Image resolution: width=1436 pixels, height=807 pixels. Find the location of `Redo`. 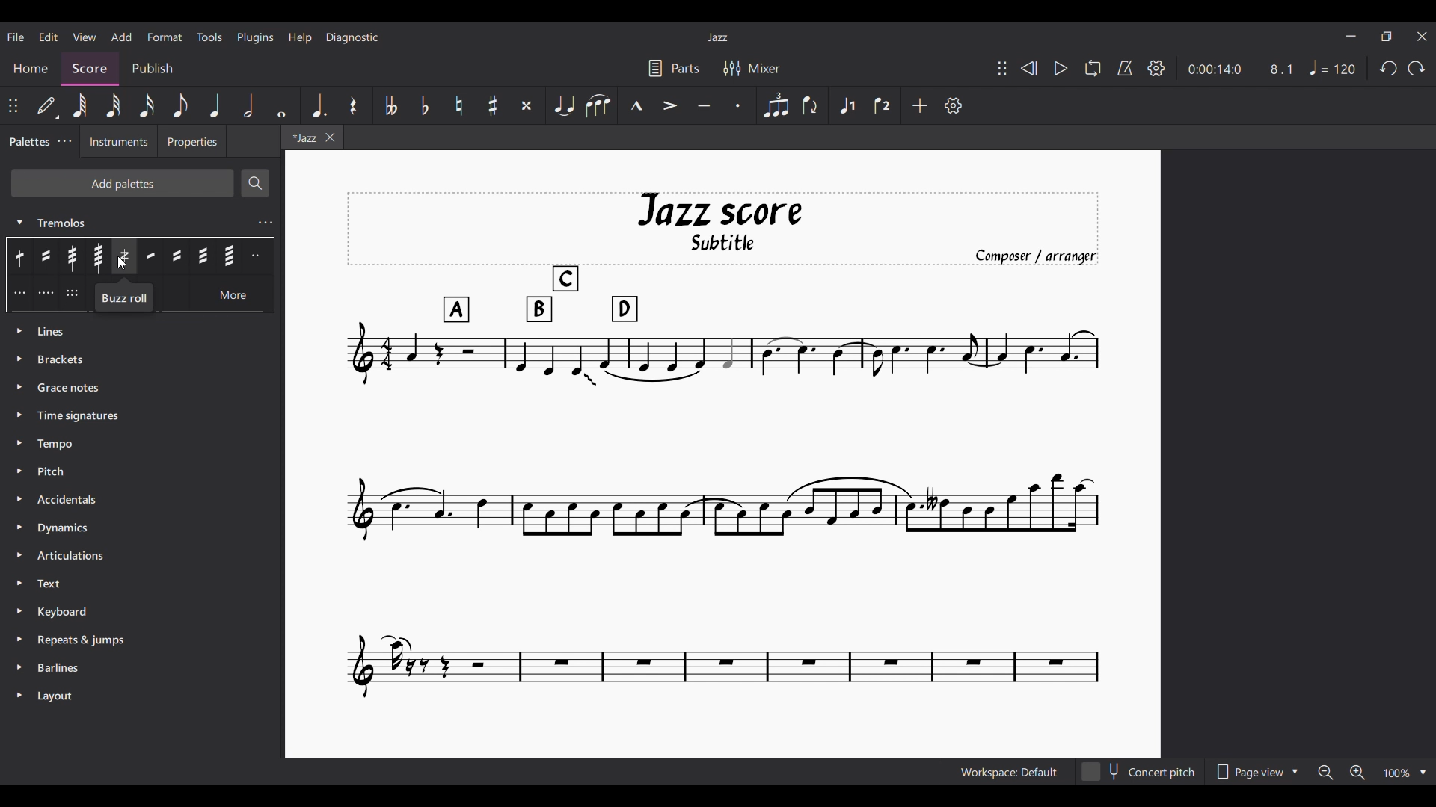

Redo is located at coordinates (1417, 68).